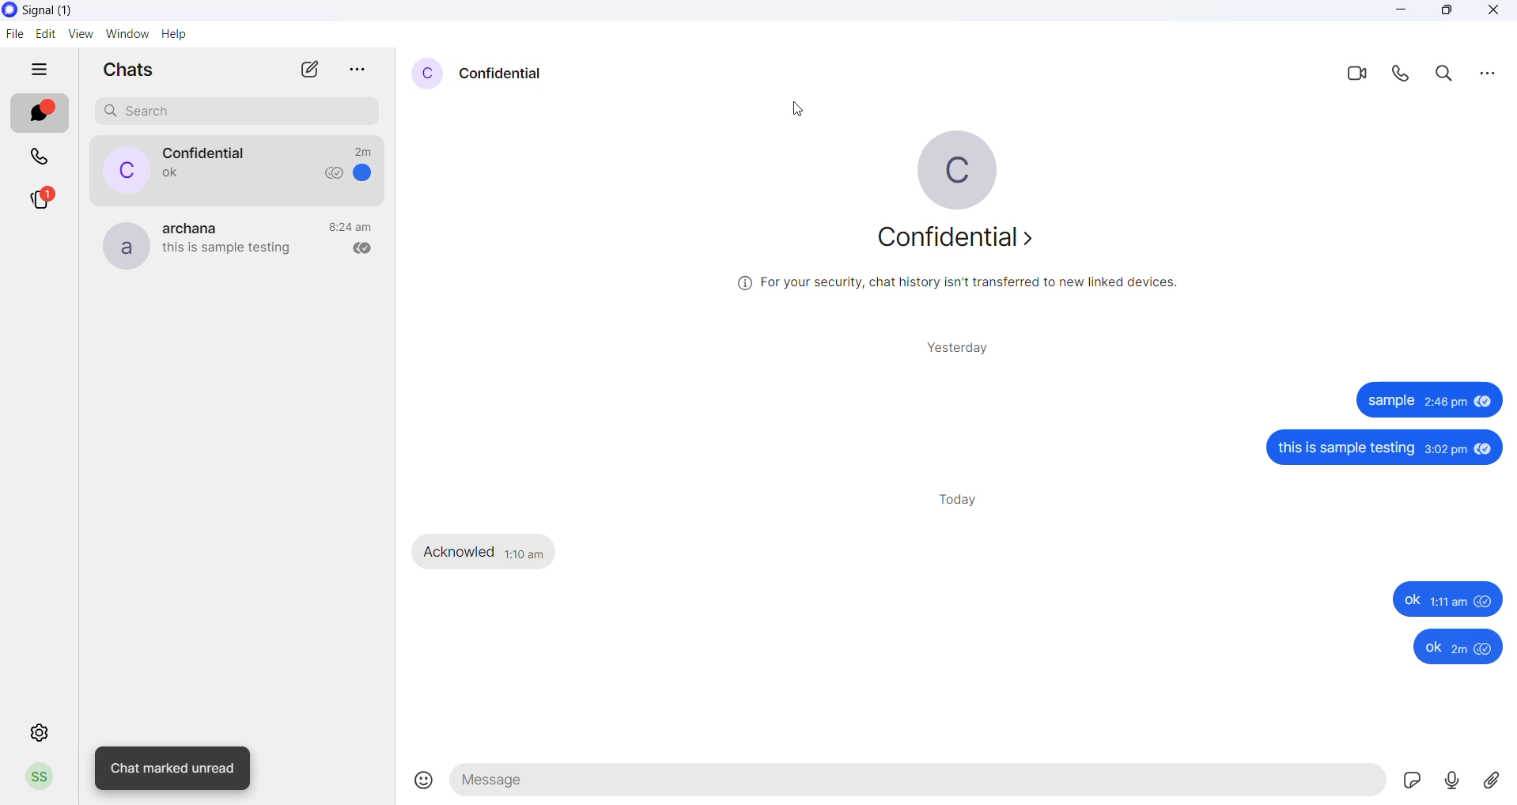 Image resolution: width=1517 pixels, height=805 pixels. I want to click on edit, so click(44, 32).